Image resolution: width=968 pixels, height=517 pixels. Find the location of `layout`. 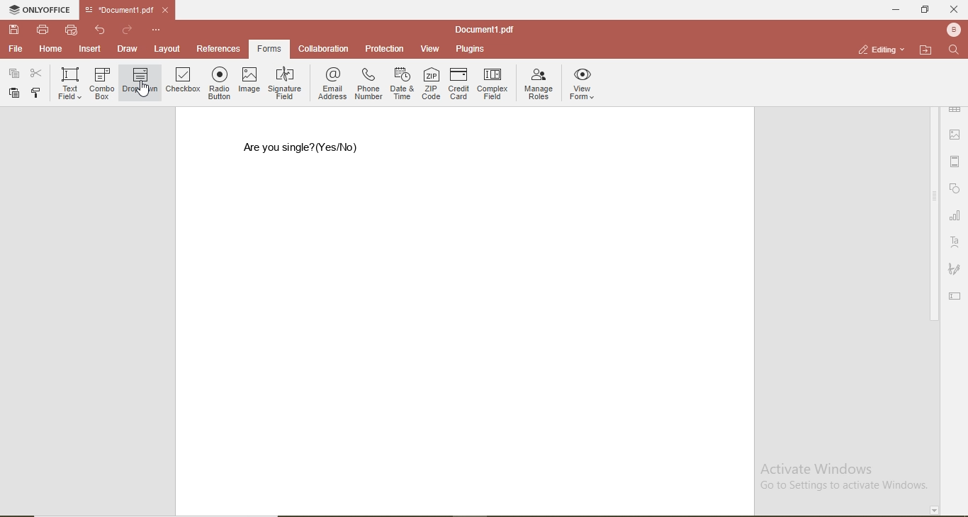

layout is located at coordinates (165, 49).